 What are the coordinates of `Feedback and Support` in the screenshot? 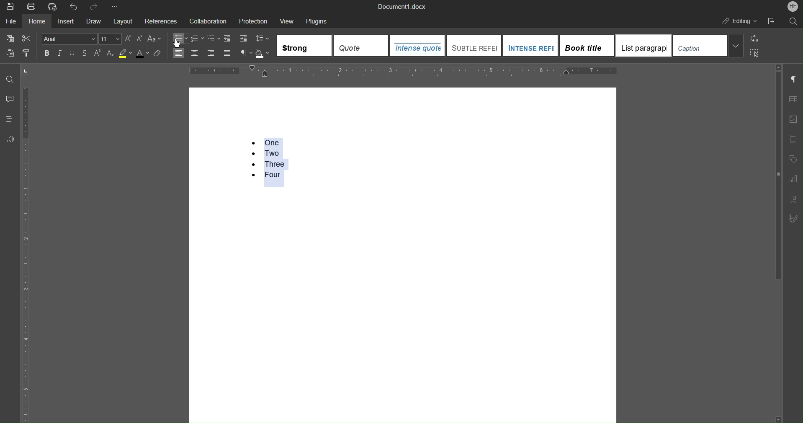 It's located at (10, 139).